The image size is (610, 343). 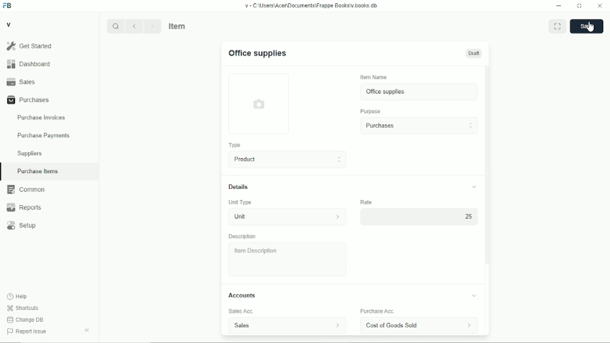 What do you see at coordinates (260, 103) in the screenshot?
I see `photo upload field` at bounding box center [260, 103].